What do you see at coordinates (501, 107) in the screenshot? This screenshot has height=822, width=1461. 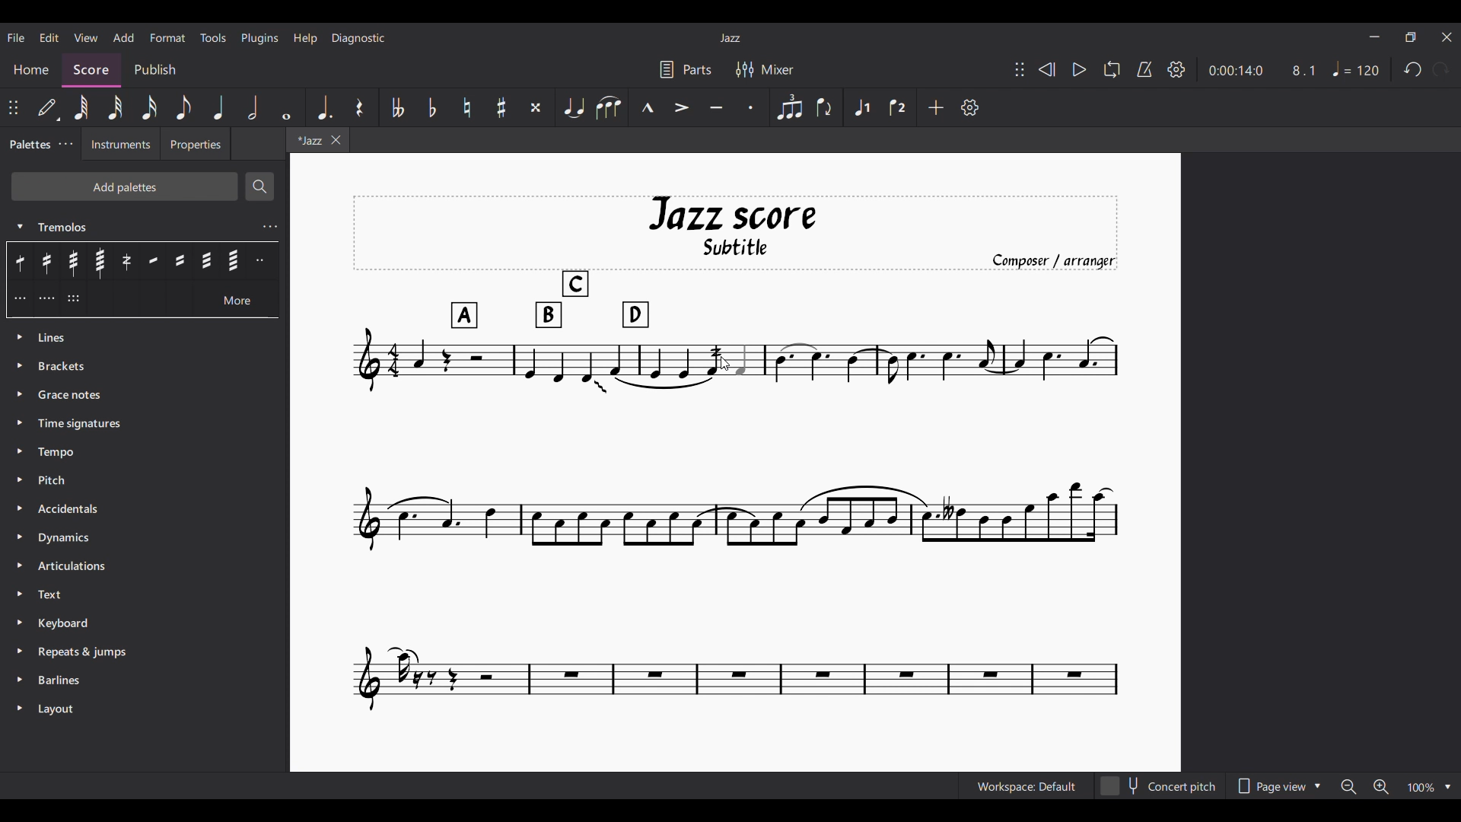 I see `Toggle sharp` at bounding box center [501, 107].